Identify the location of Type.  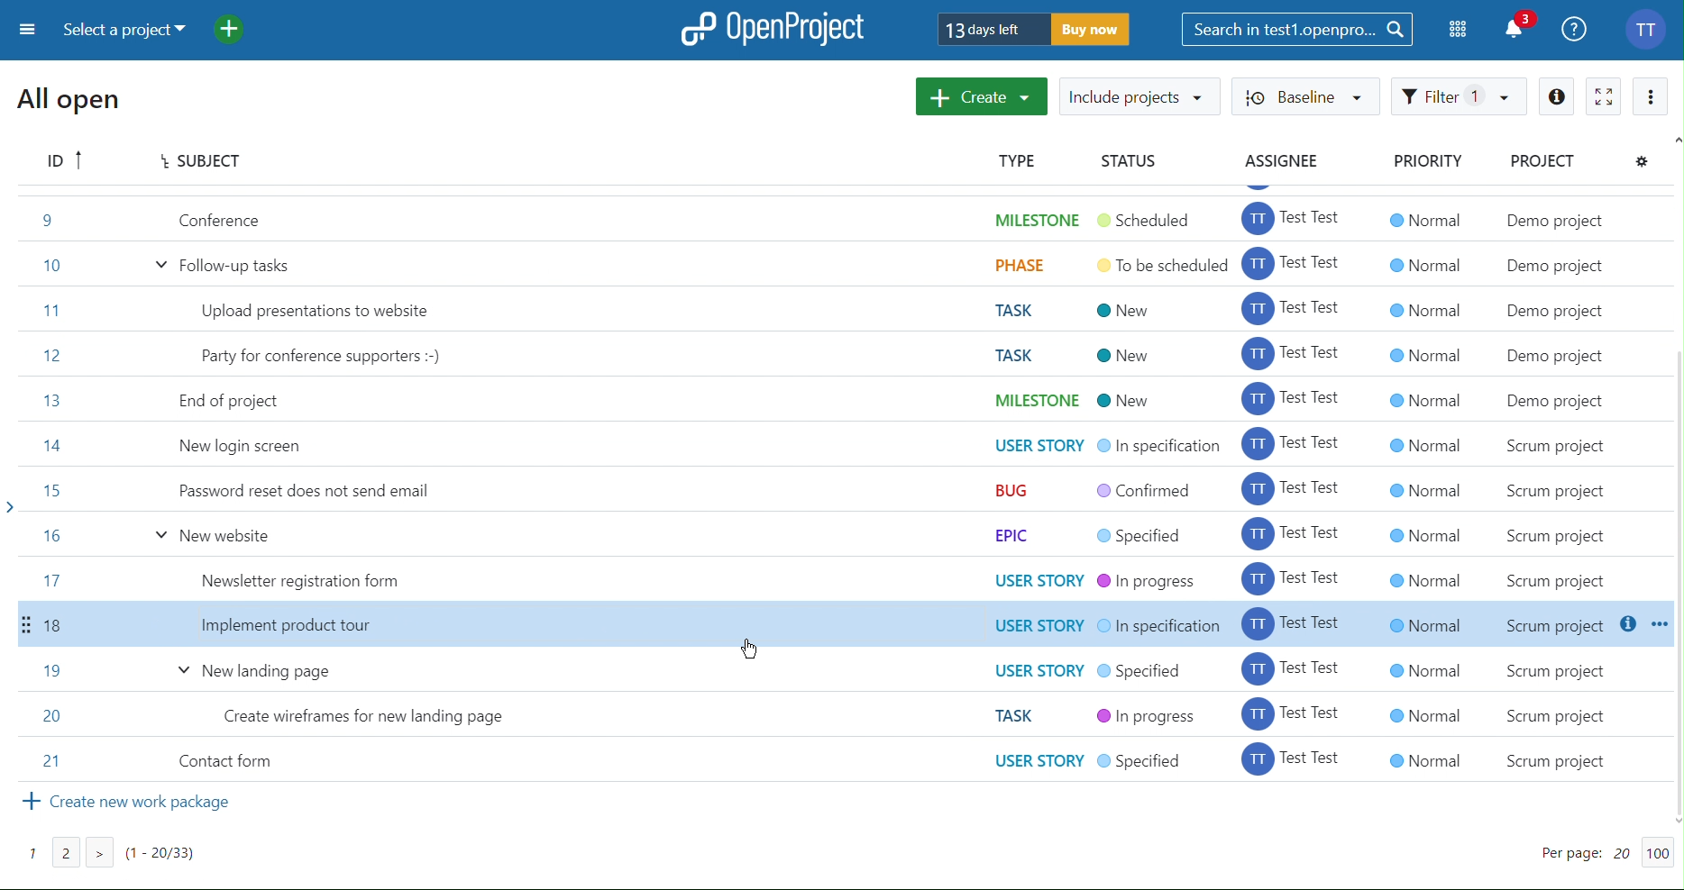
(1020, 160).